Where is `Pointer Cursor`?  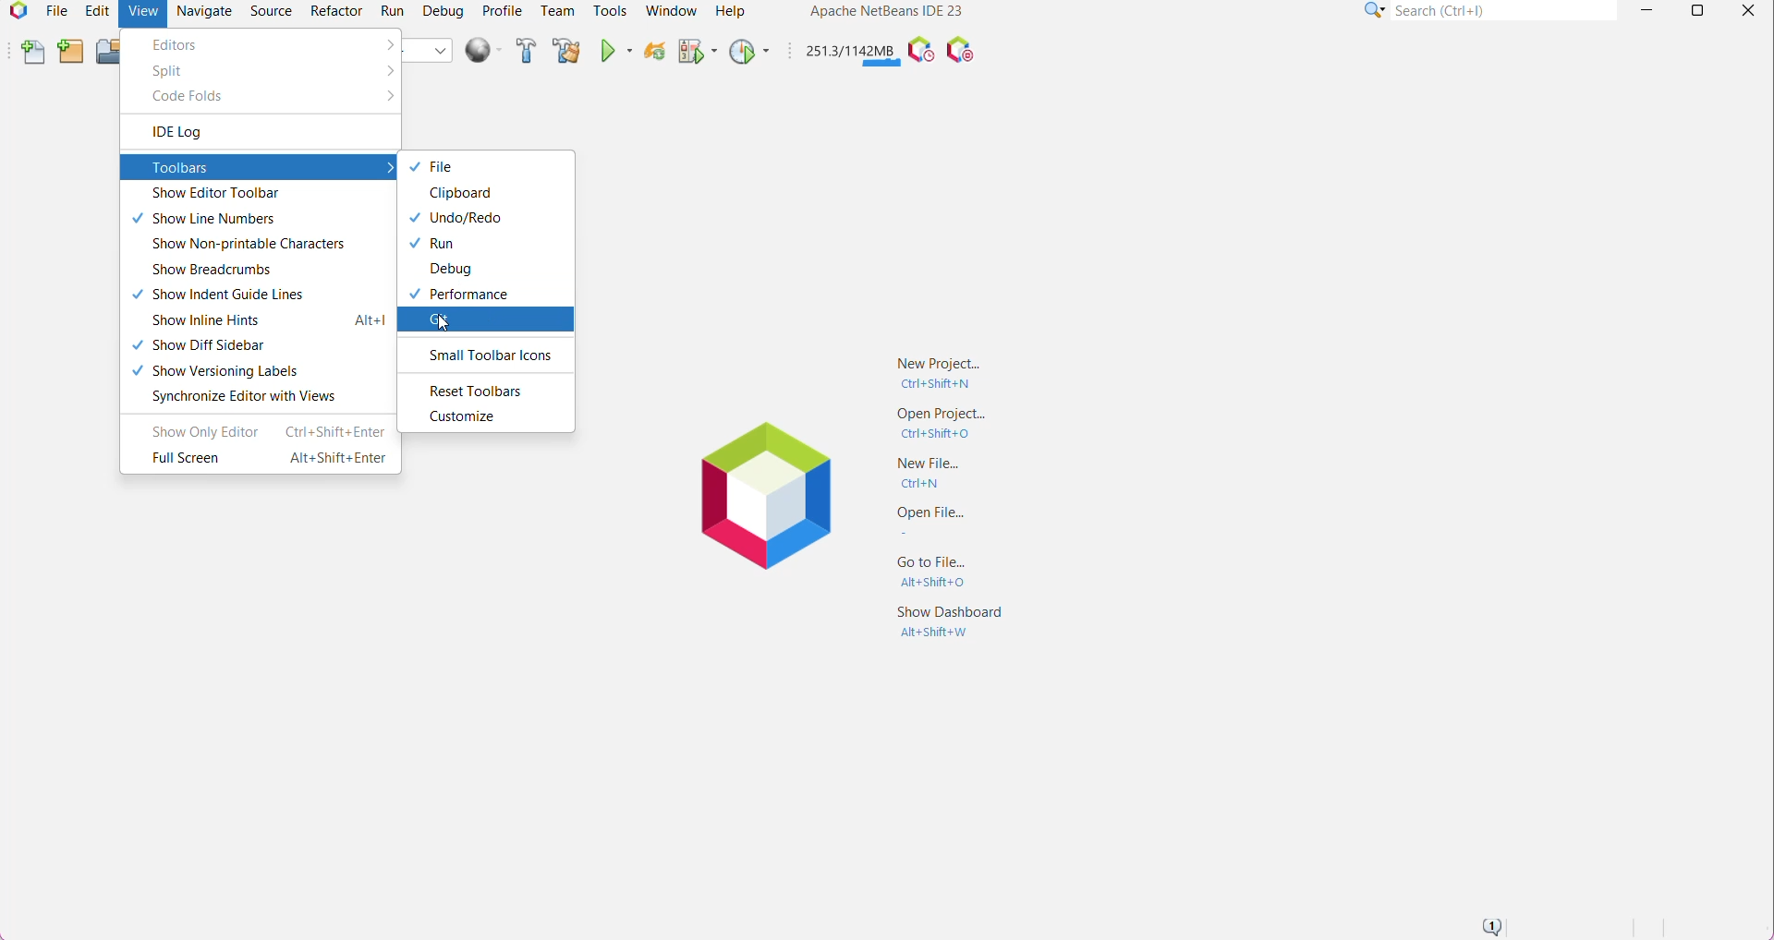 Pointer Cursor is located at coordinates (445, 319).